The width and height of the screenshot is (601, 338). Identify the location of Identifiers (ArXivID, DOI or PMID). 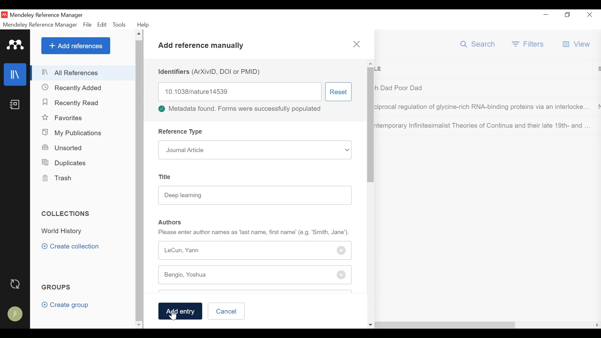
(211, 71).